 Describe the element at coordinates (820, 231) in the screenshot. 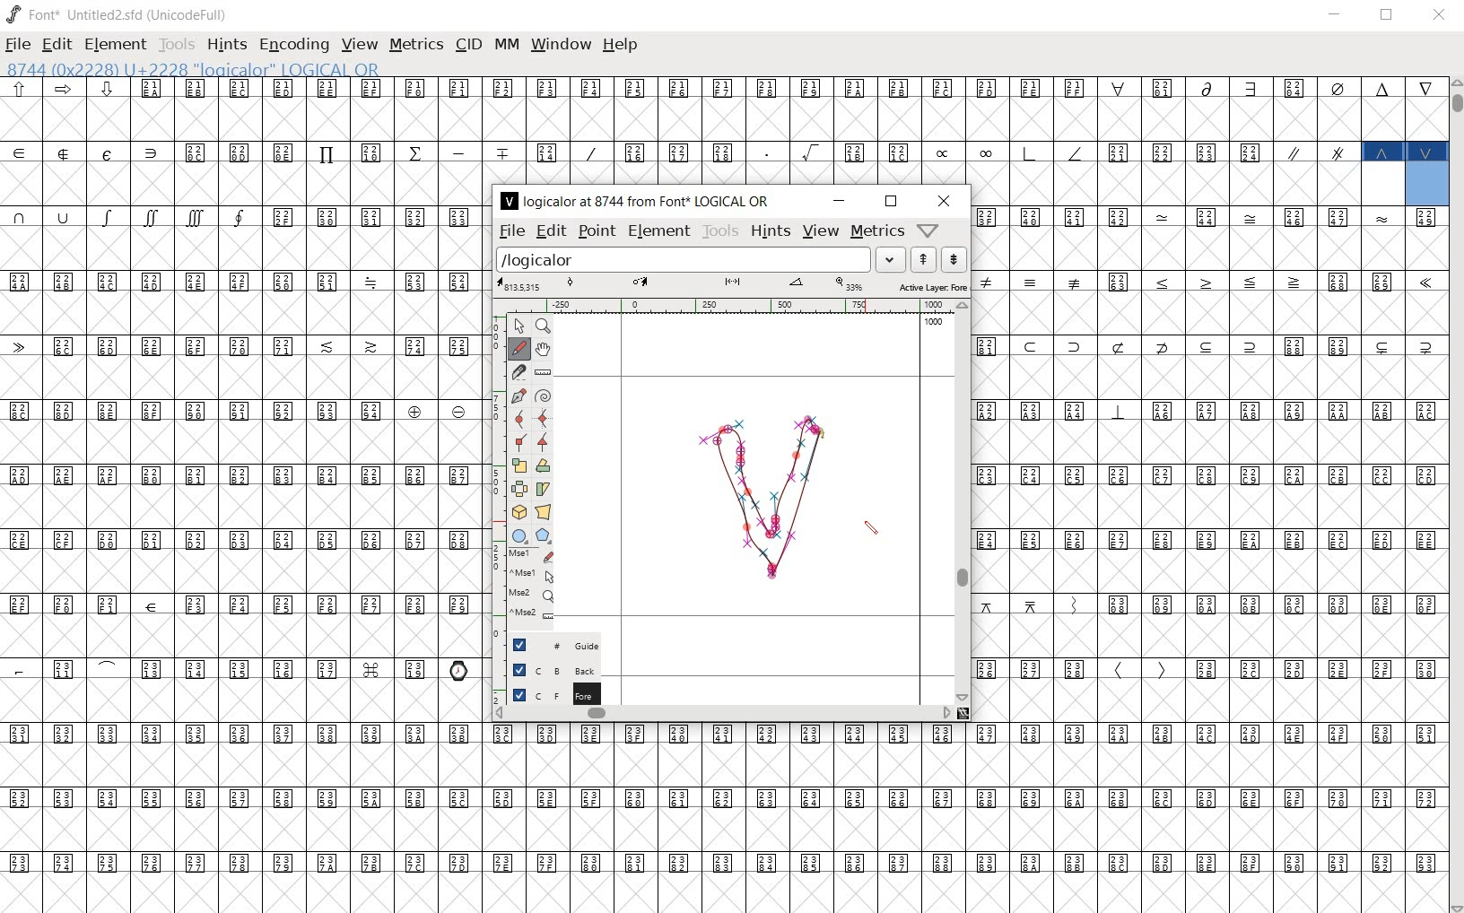

I see `view` at that location.